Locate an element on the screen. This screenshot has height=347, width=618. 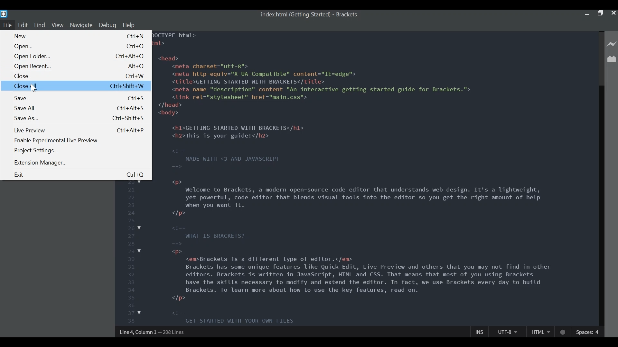
Open is located at coordinates (79, 47).